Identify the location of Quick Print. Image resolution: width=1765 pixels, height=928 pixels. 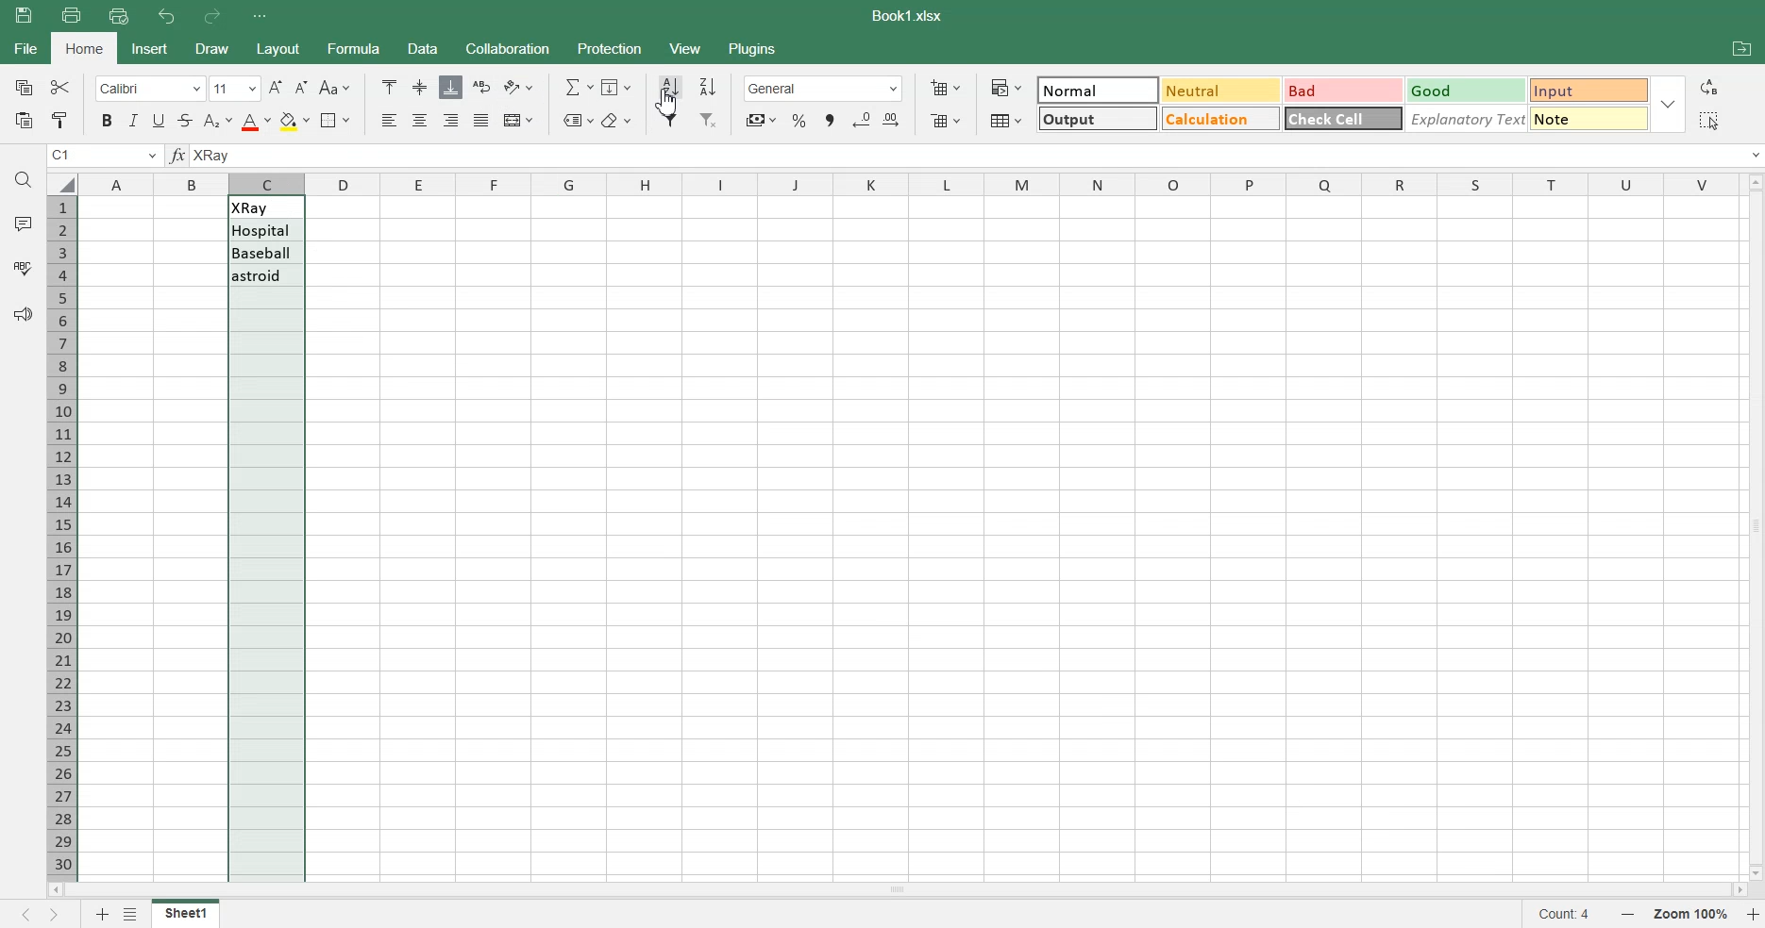
(119, 16).